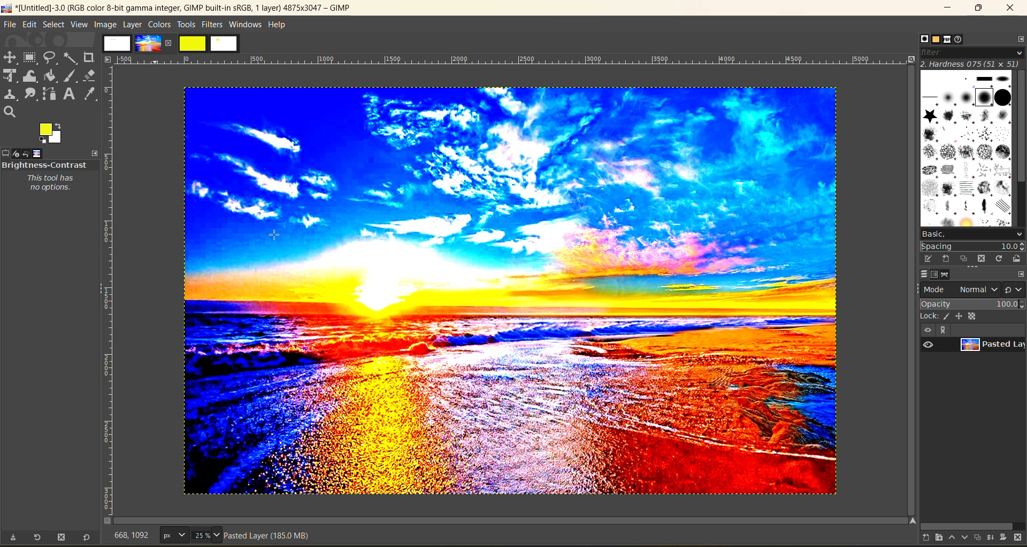  Describe the element at coordinates (35, 538) in the screenshot. I see `restore tool preset` at that location.